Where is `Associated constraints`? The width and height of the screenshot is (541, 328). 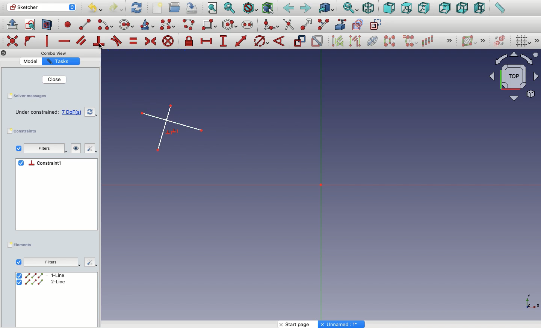
Associated constraints is located at coordinates (339, 41).